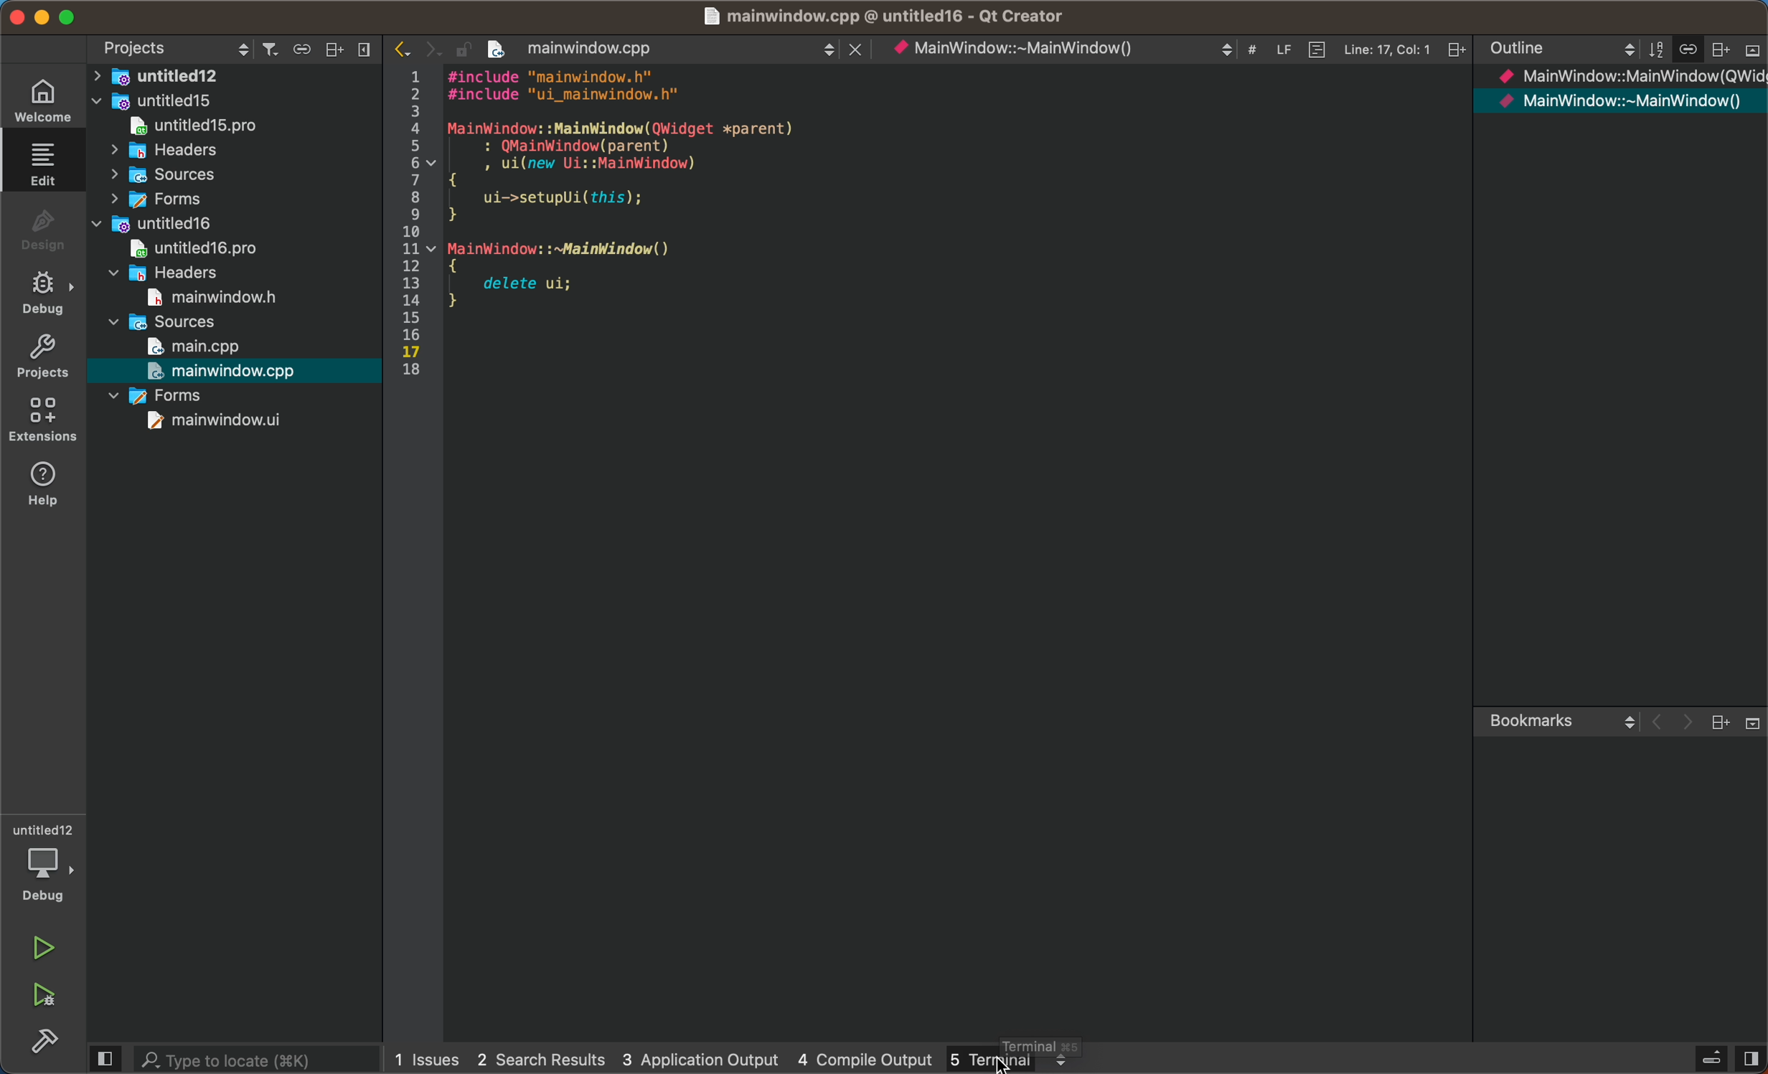 The width and height of the screenshot is (1768, 1074). Describe the element at coordinates (1008, 1057) in the screenshot. I see `terminal` at that location.